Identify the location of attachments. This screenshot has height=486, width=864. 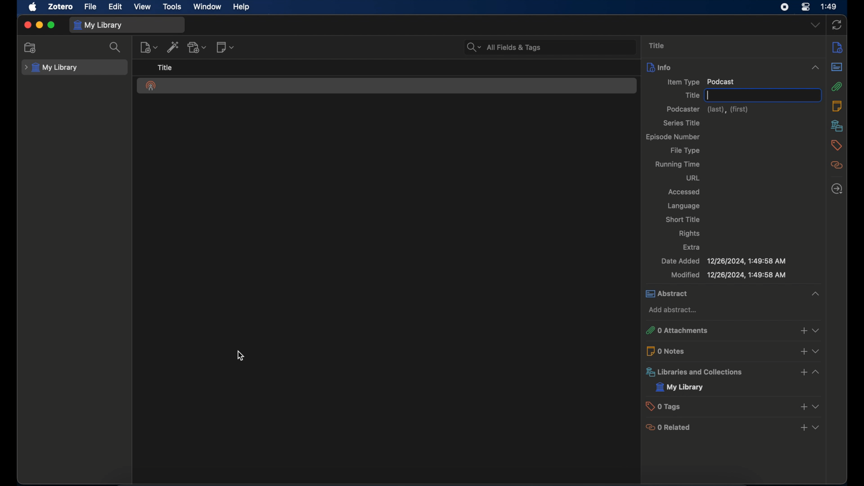
(837, 86).